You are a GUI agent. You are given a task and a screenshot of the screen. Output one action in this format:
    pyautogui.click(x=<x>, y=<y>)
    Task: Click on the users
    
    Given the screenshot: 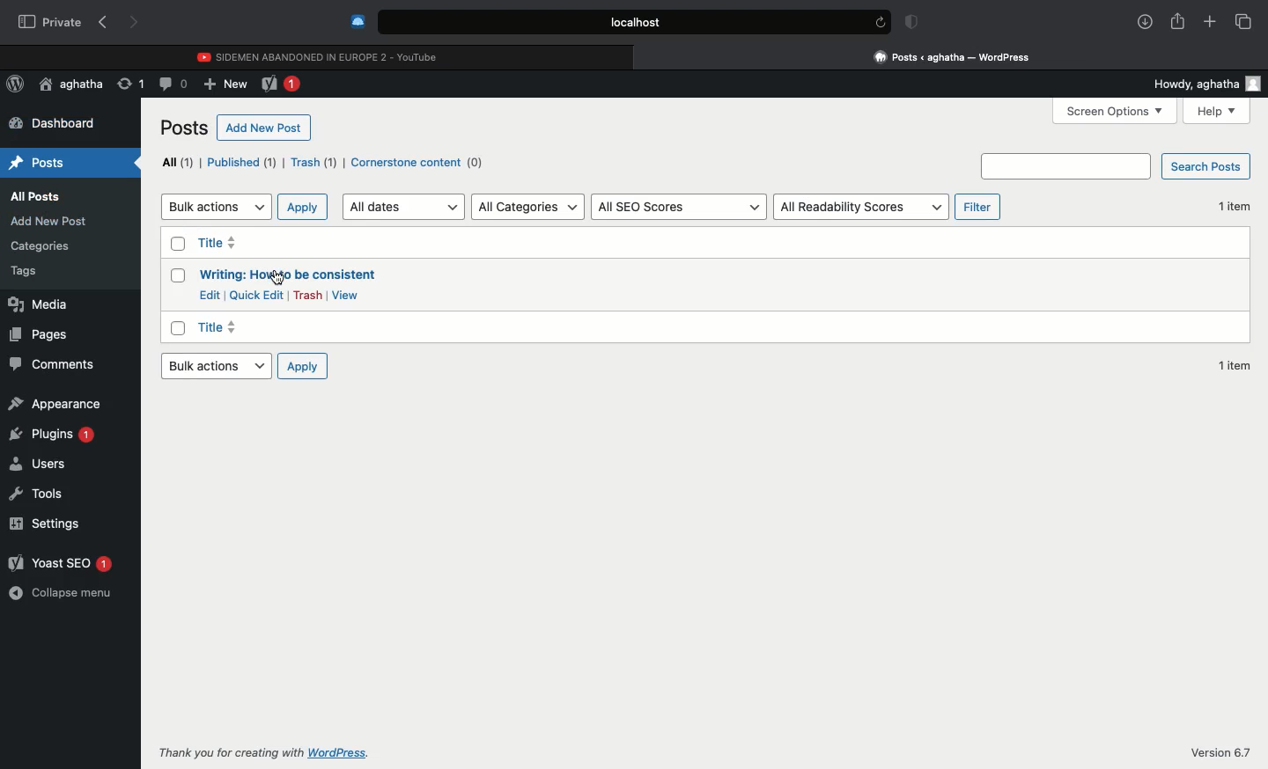 What is the action you would take?
    pyautogui.click(x=46, y=465)
    